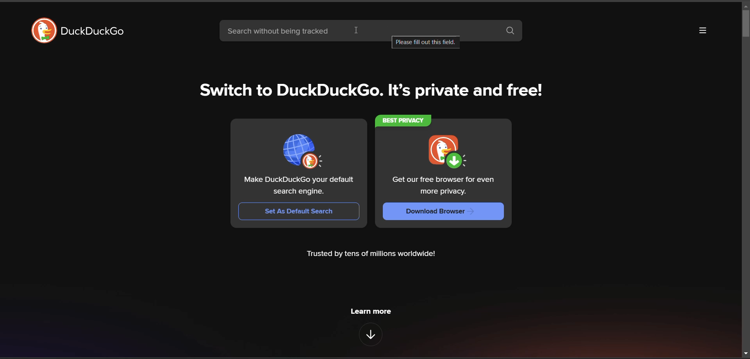  I want to click on tool tip, so click(426, 41).